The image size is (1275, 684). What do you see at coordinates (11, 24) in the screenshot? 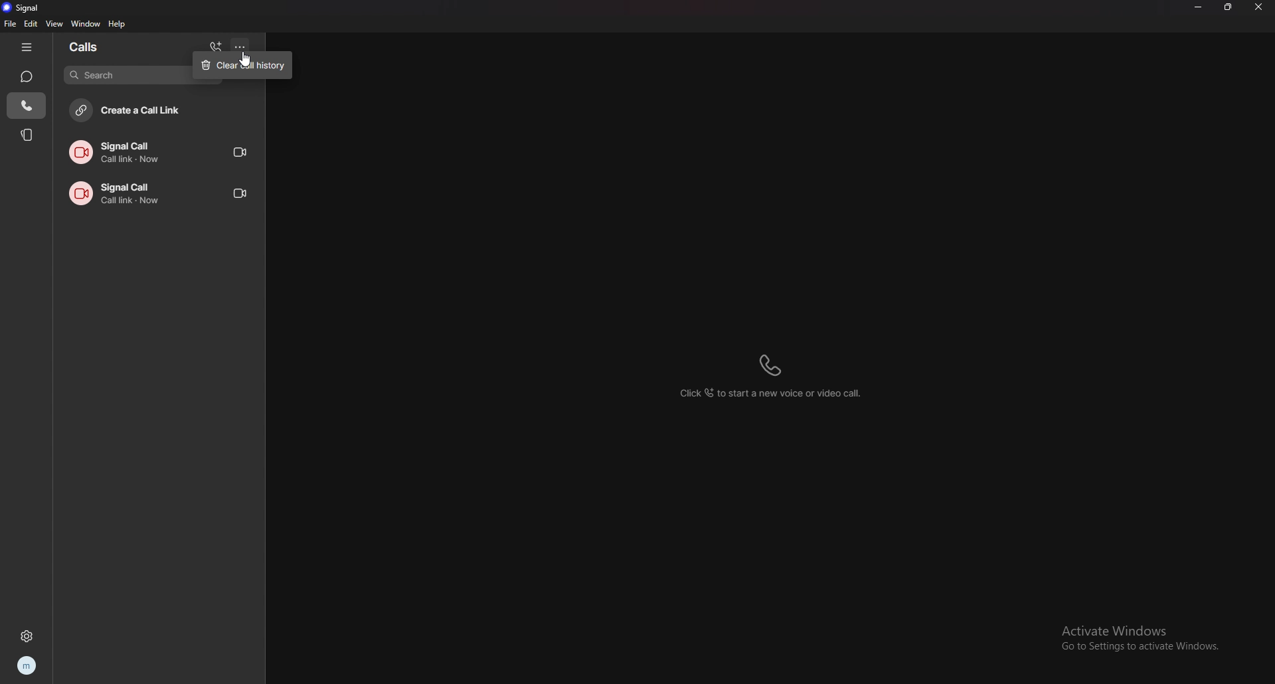
I see `file` at bounding box center [11, 24].